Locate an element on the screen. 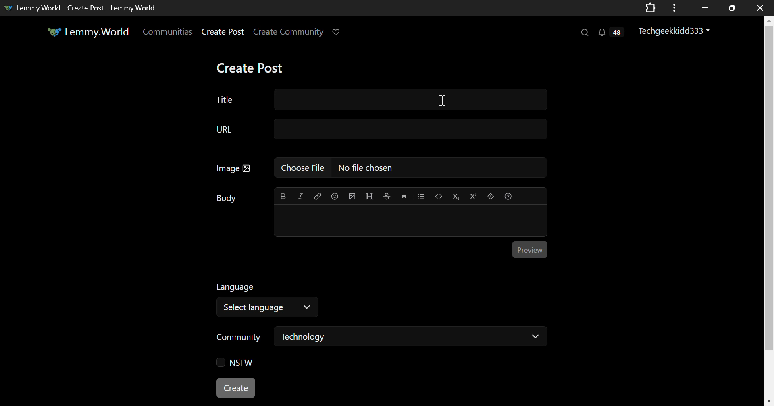  Extensions is located at coordinates (650, 7).